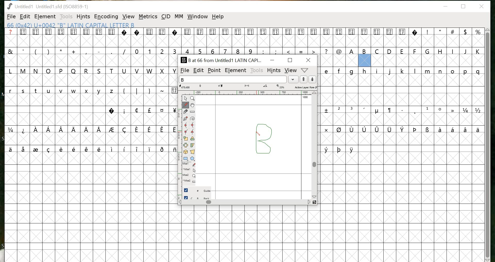 Image resolution: width=495 pixels, height=262 pixels. I want to click on metrics window help, so click(305, 70).